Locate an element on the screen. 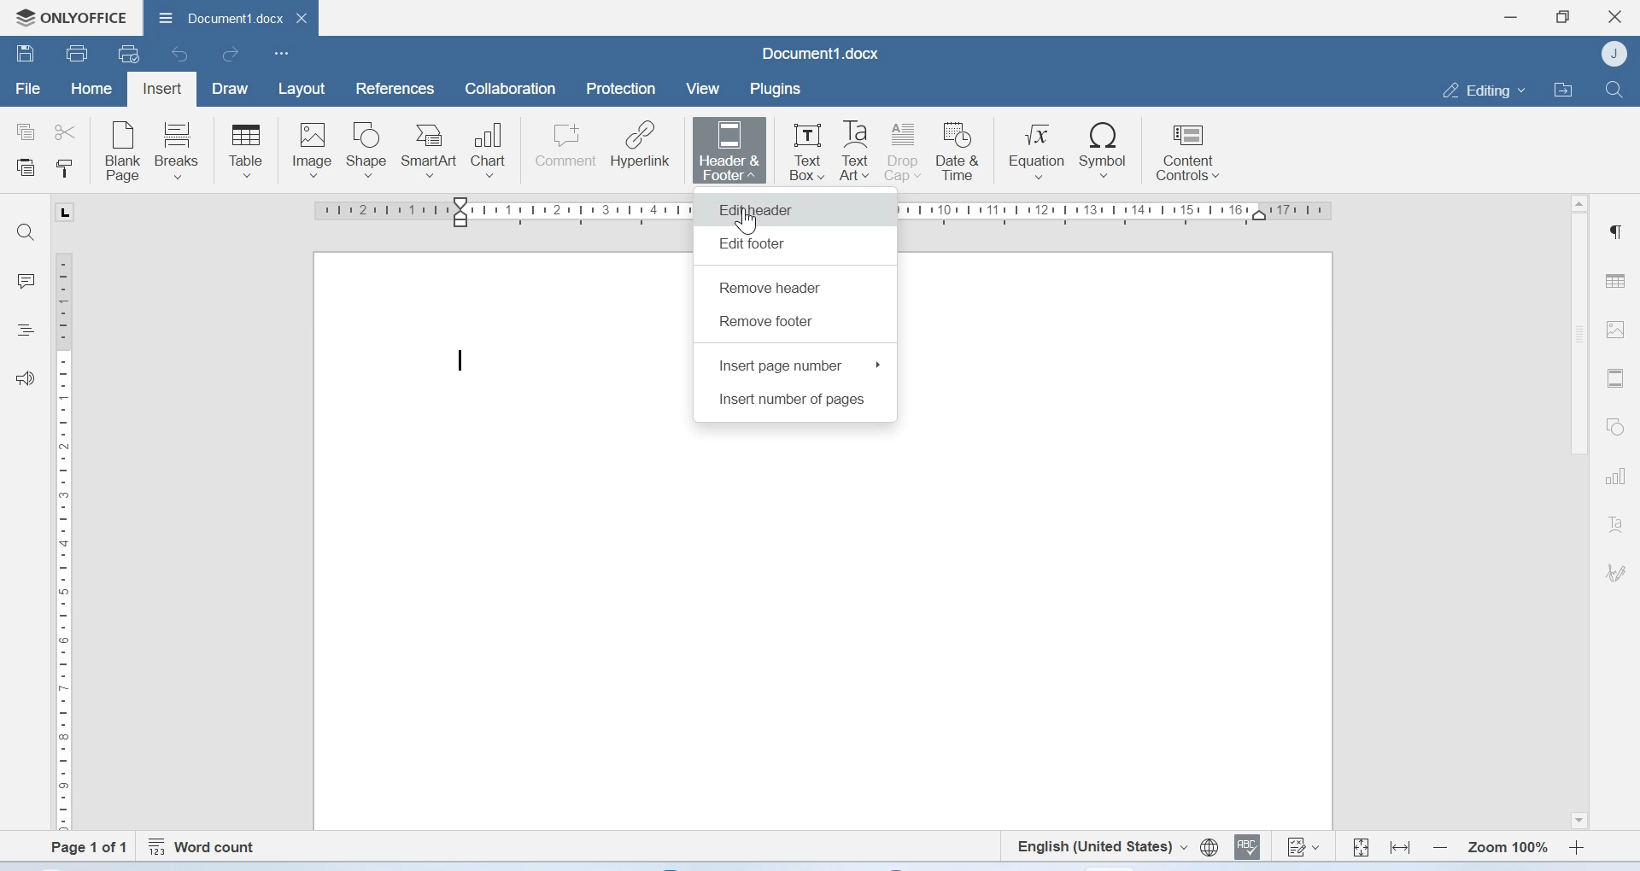 This screenshot has width=1640, height=871. Image is located at coordinates (312, 149).